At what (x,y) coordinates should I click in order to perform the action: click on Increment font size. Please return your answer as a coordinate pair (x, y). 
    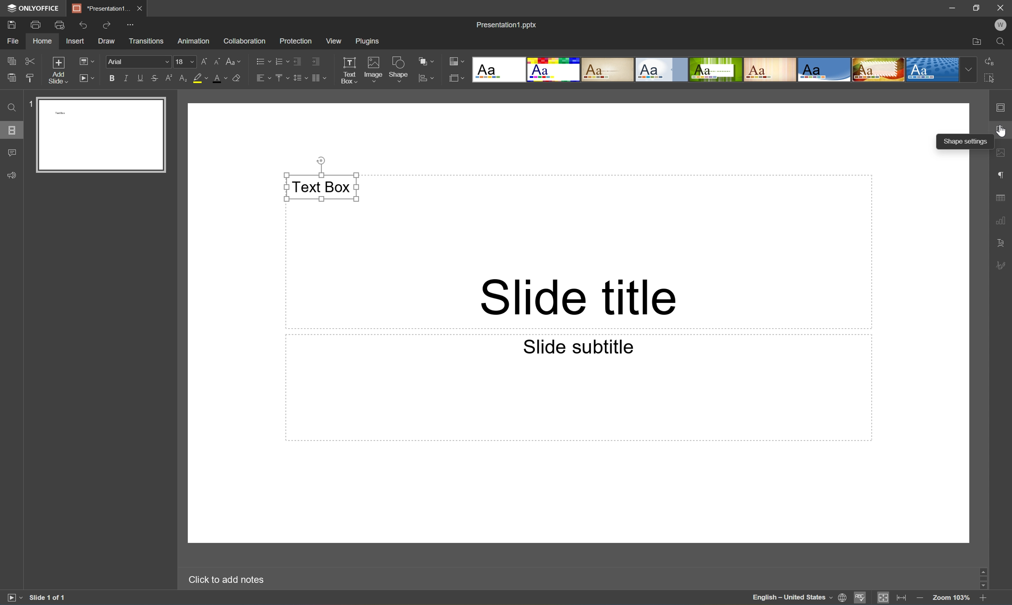
    Looking at the image, I should click on (203, 62).